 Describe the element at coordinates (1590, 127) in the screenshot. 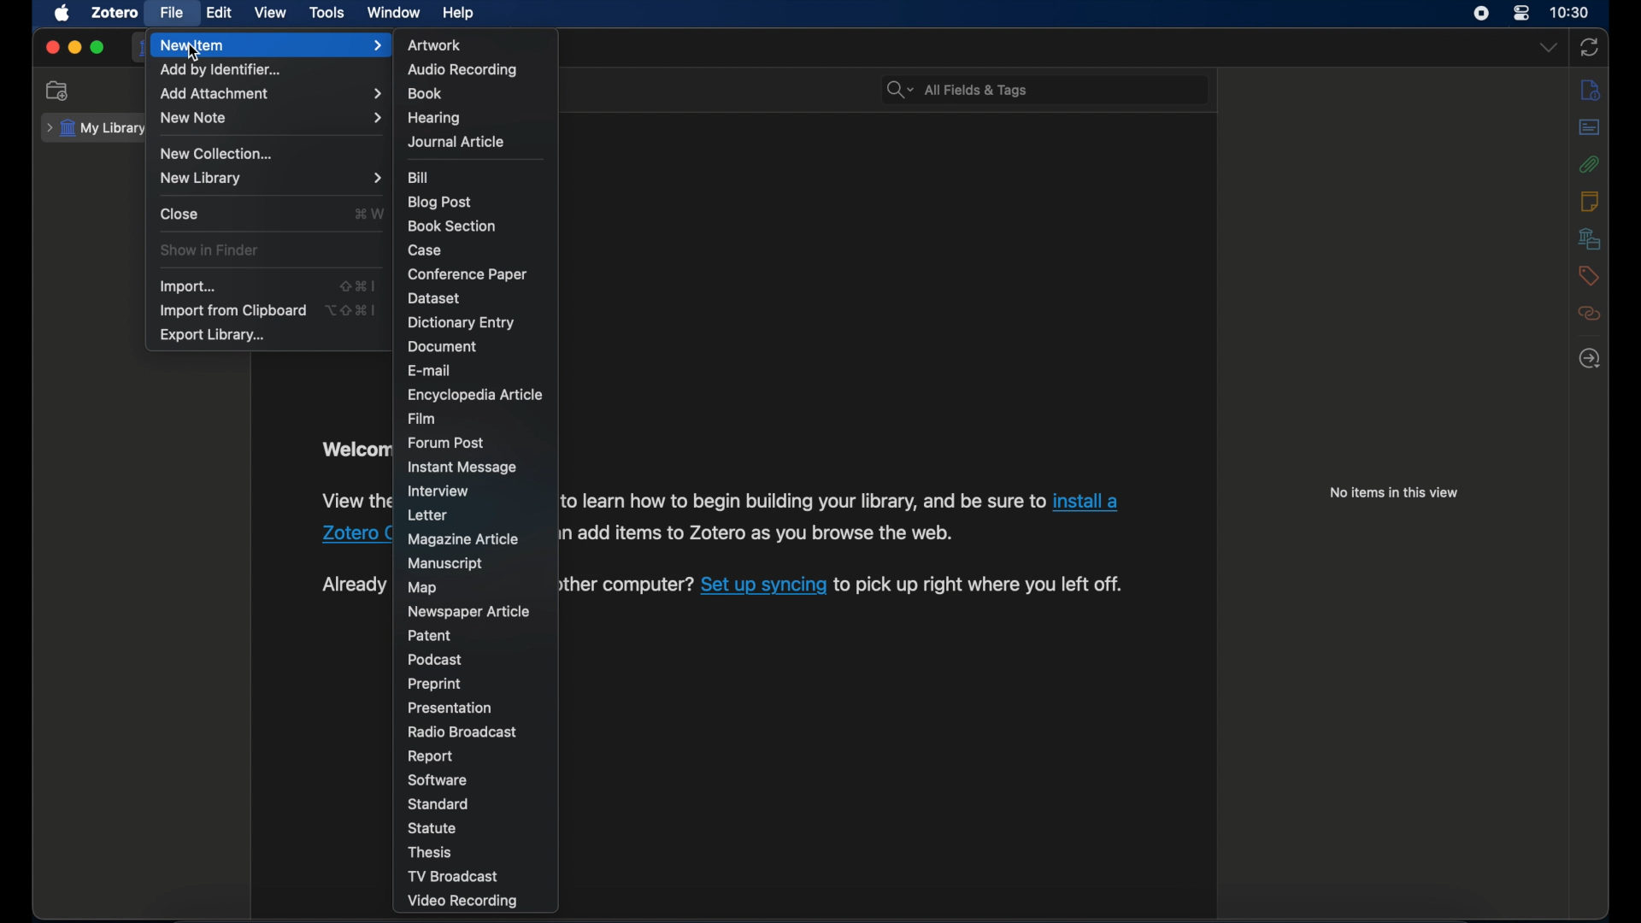

I see `abstract` at that location.